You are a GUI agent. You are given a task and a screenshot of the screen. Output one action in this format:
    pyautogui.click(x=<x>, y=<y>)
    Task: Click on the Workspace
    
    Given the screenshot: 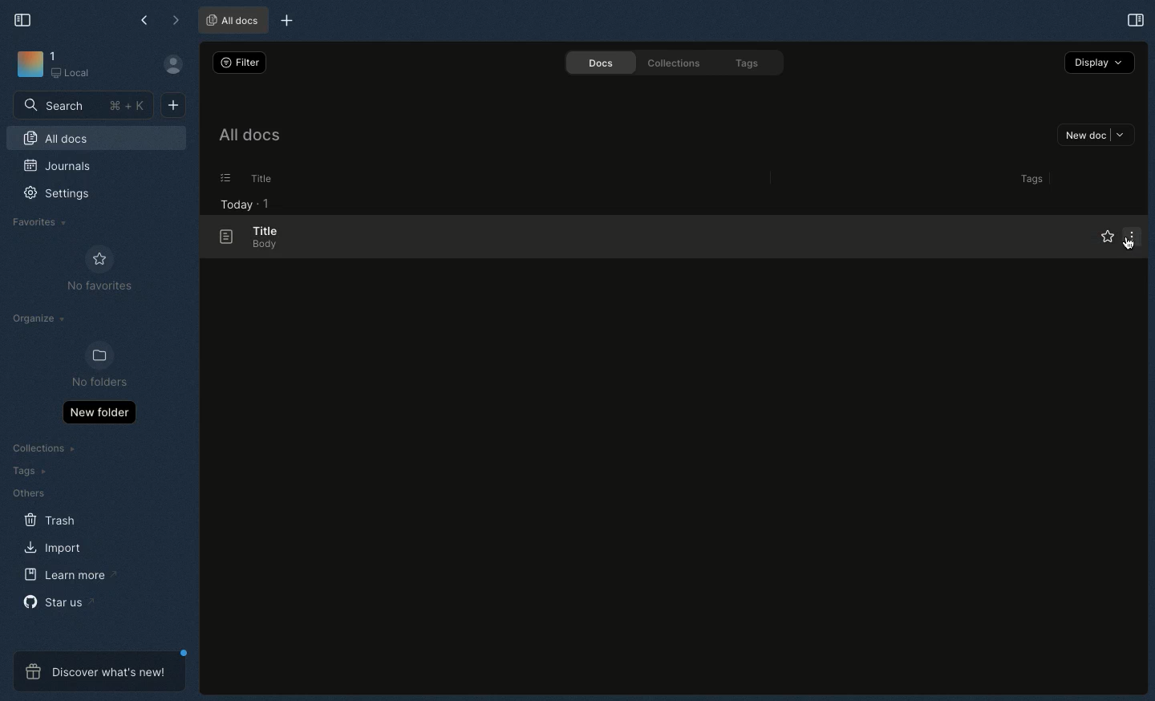 What is the action you would take?
    pyautogui.click(x=78, y=66)
    